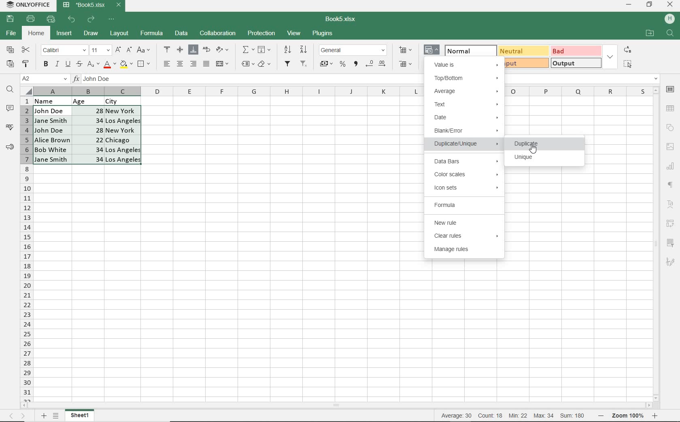  Describe the element at coordinates (193, 63) in the screenshot. I see `ALIGN RIGHT` at that location.